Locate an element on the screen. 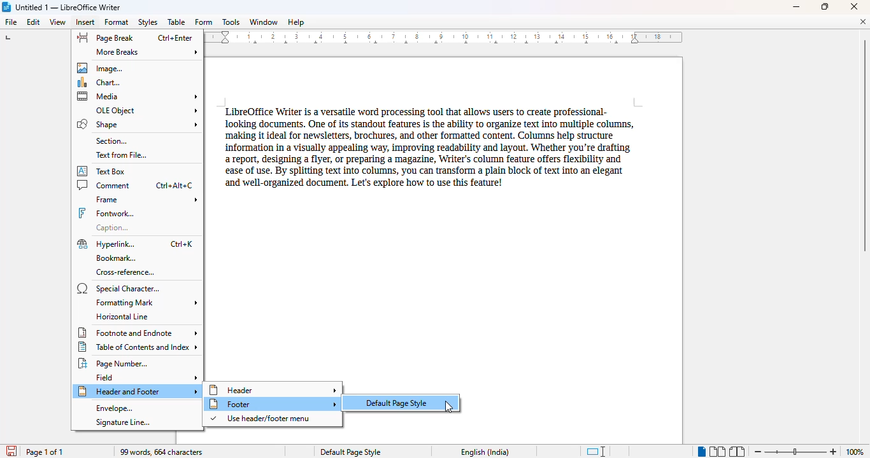 The width and height of the screenshot is (870, 458). horizontal line is located at coordinates (123, 316).